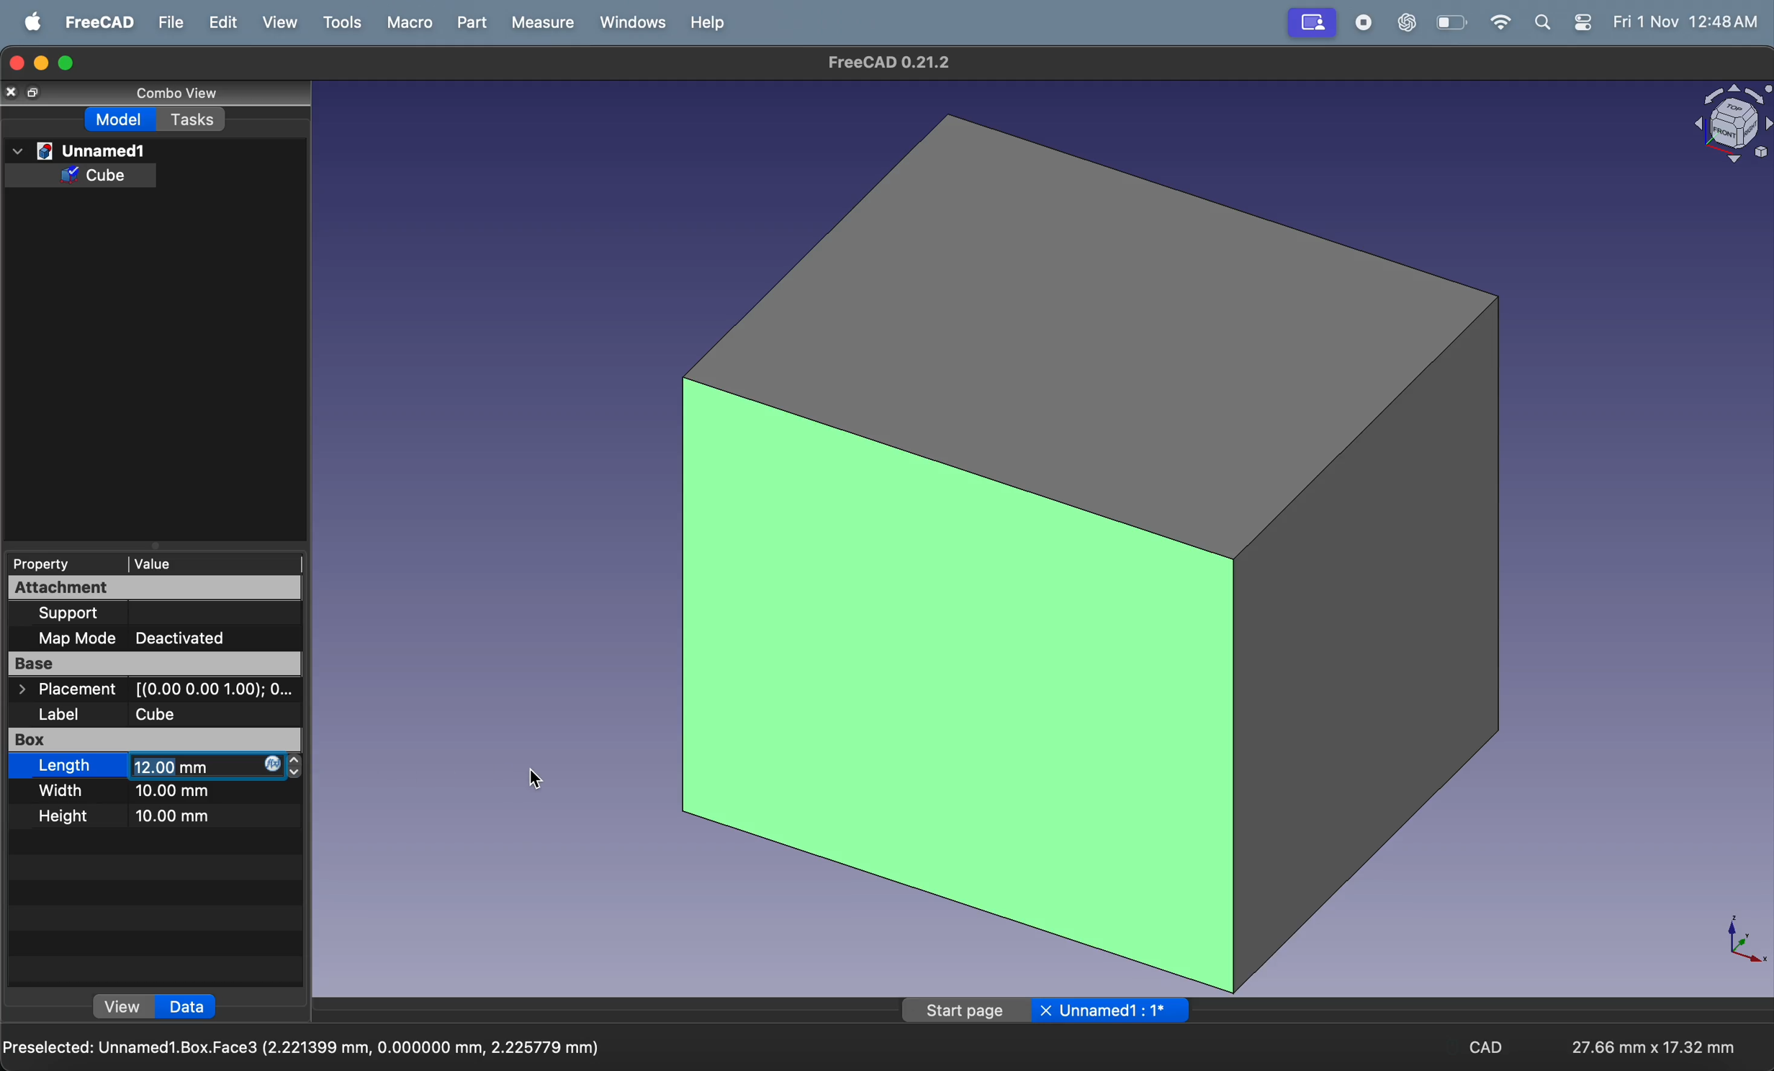  What do you see at coordinates (537, 778) in the screenshot?
I see `cursor` at bounding box center [537, 778].